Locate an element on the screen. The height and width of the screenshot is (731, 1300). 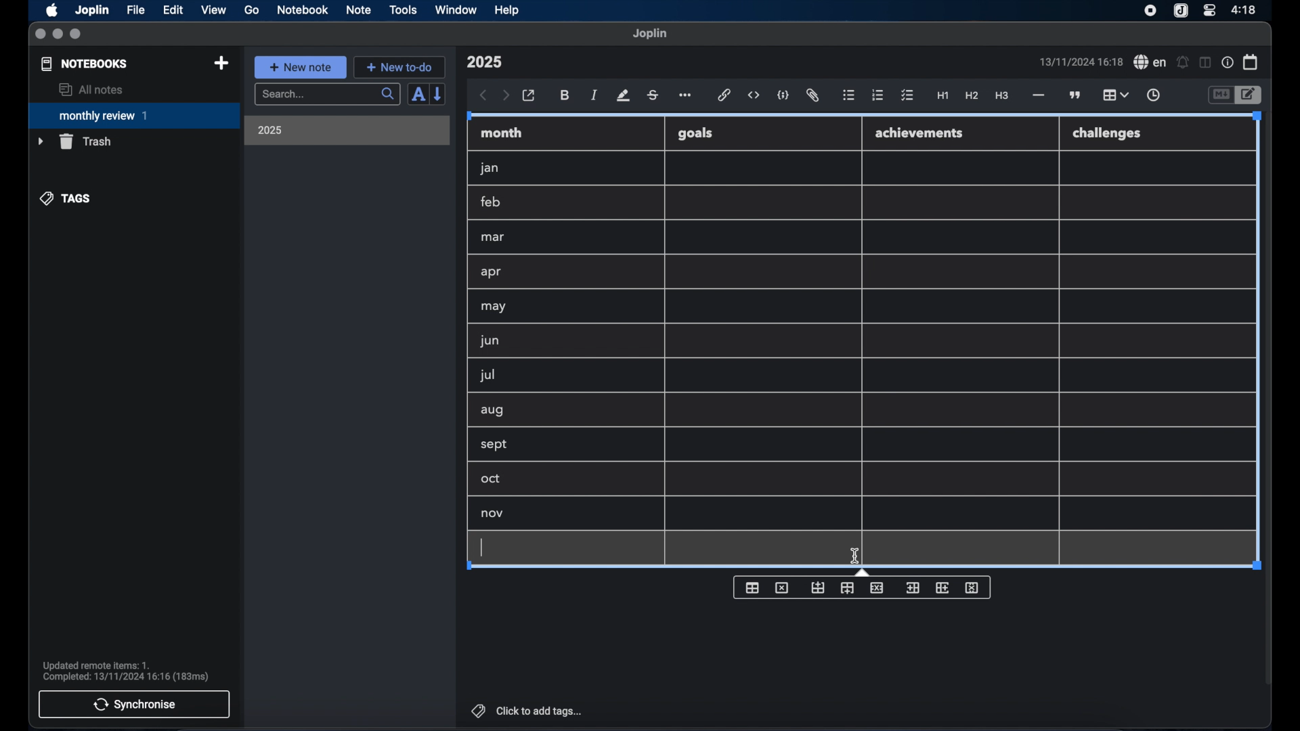
toggle editor is located at coordinates (1251, 95).